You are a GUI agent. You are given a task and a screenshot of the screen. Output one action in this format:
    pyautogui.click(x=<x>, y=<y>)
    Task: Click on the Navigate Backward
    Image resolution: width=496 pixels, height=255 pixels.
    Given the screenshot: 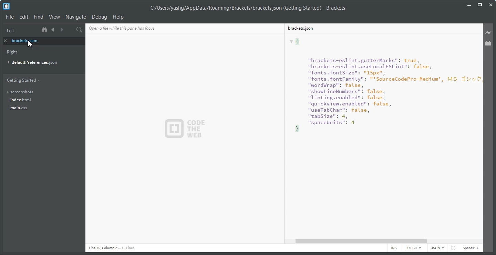 What is the action you would take?
    pyautogui.click(x=53, y=30)
    